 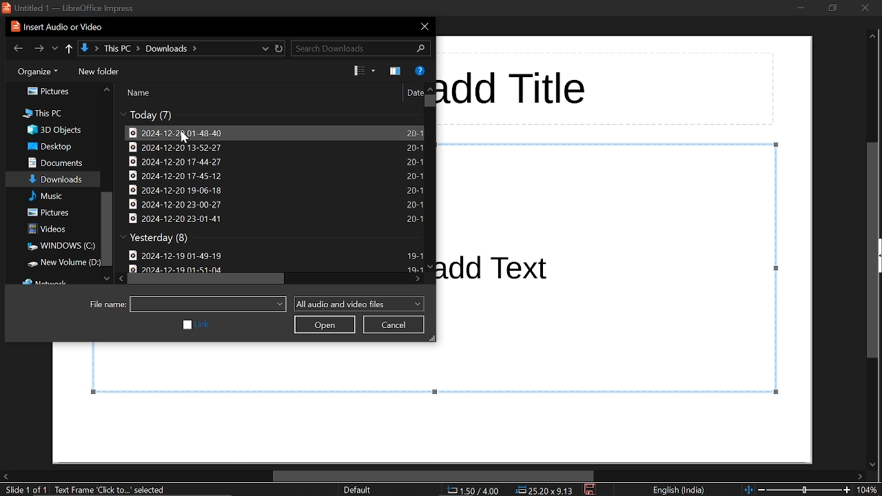 I want to click on move left, so click(x=121, y=278).